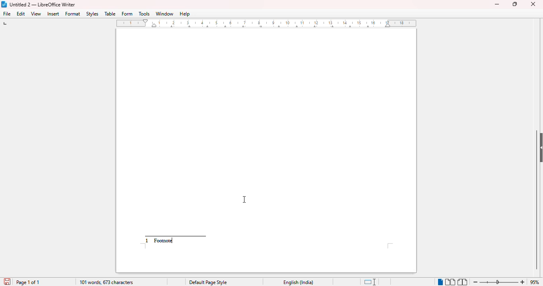 This screenshot has width=543, height=286. What do you see at coordinates (110, 14) in the screenshot?
I see `table` at bounding box center [110, 14].